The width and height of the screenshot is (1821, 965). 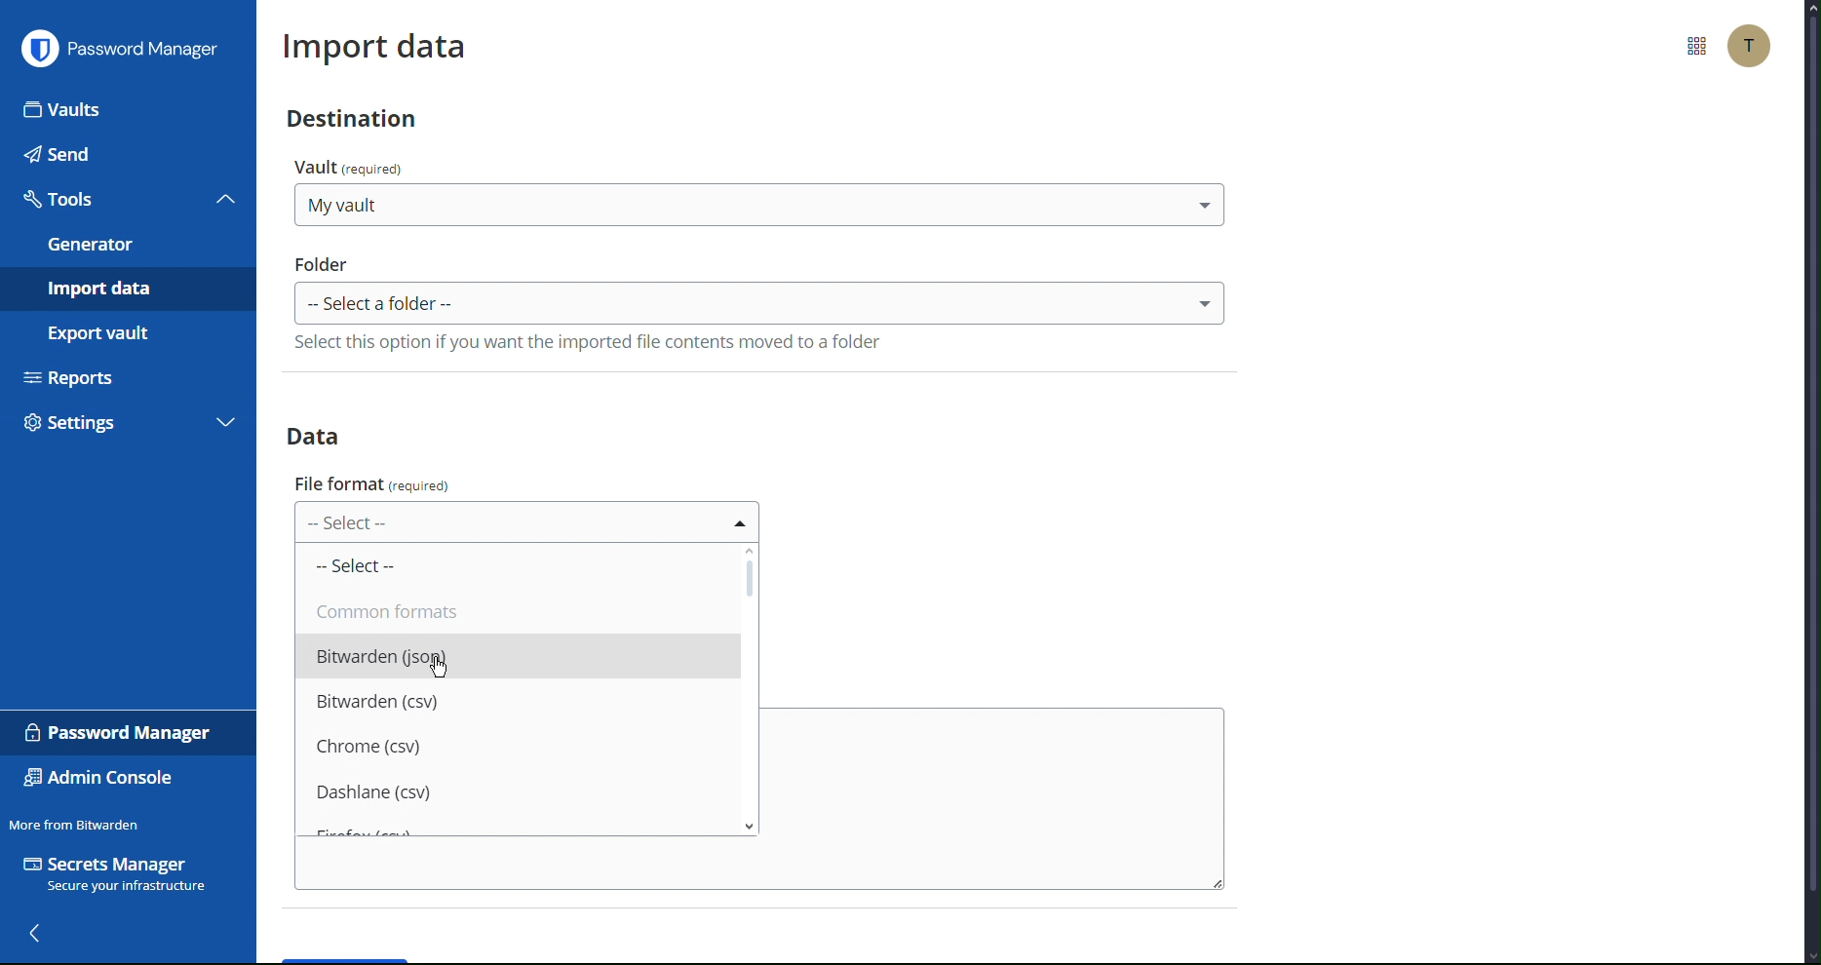 I want to click on Bitwarden (json), so click(x=520, y=659).